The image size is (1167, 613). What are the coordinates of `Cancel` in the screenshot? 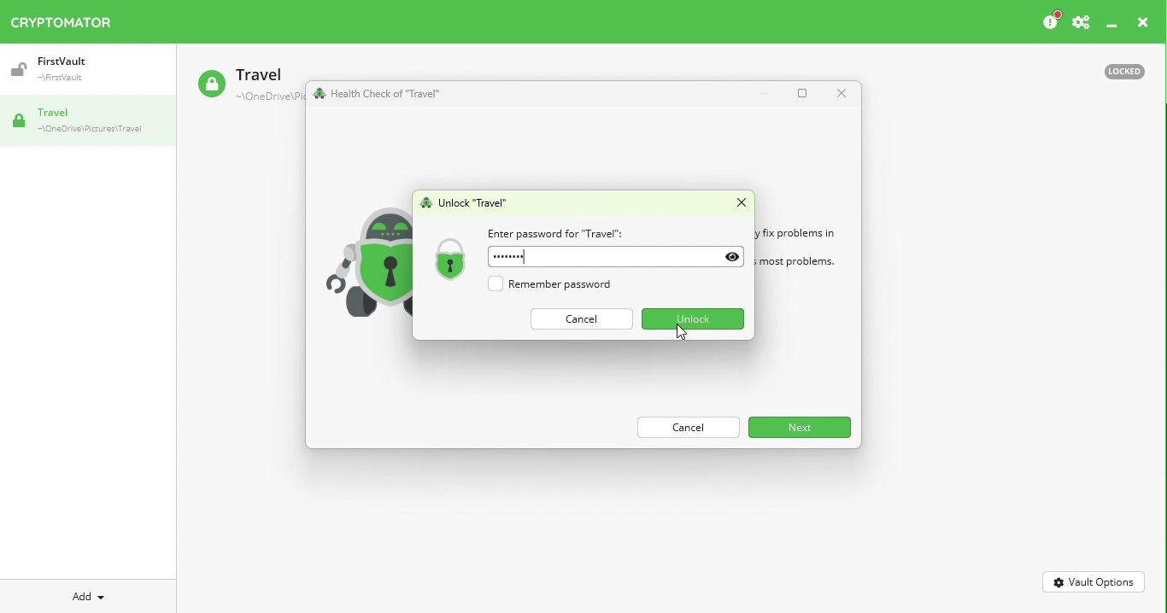 It's located at (580, 319).